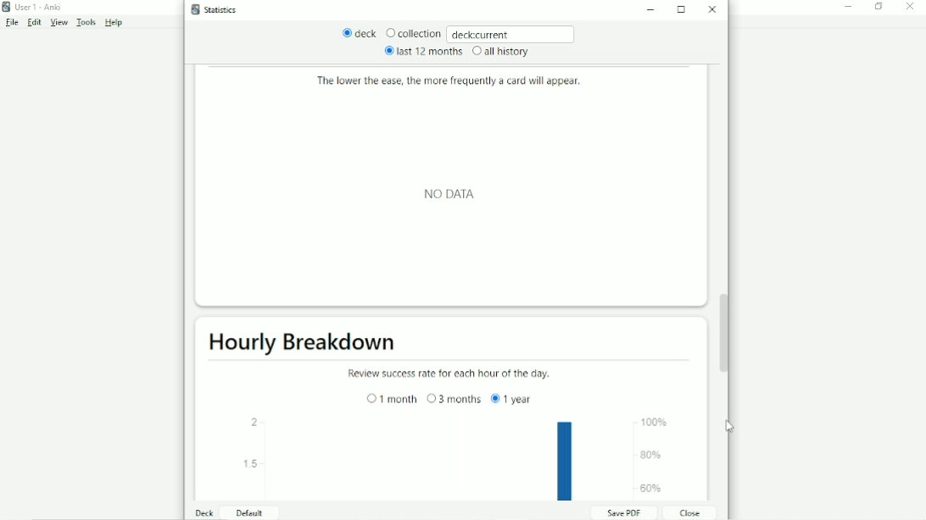 The image size is (926, 520). I want to click on NO DATA, so click(455, 195).